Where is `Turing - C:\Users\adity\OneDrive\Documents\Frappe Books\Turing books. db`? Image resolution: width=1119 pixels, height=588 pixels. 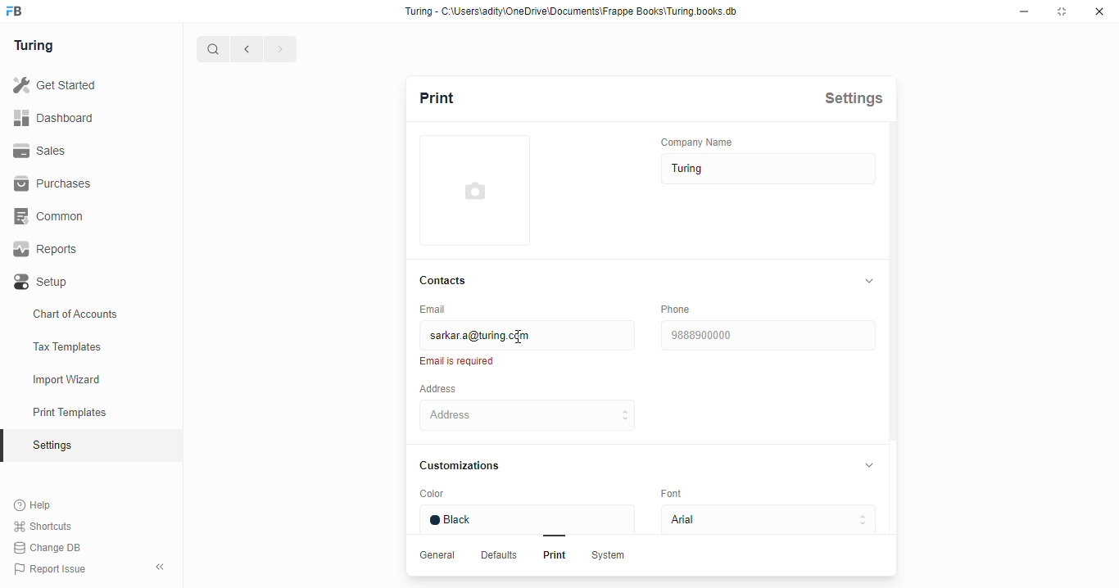 Turing - C:\Users\adity\OneDrive\Documents\Frappe Books\Turing books. db is located at coordinates (575, 11).